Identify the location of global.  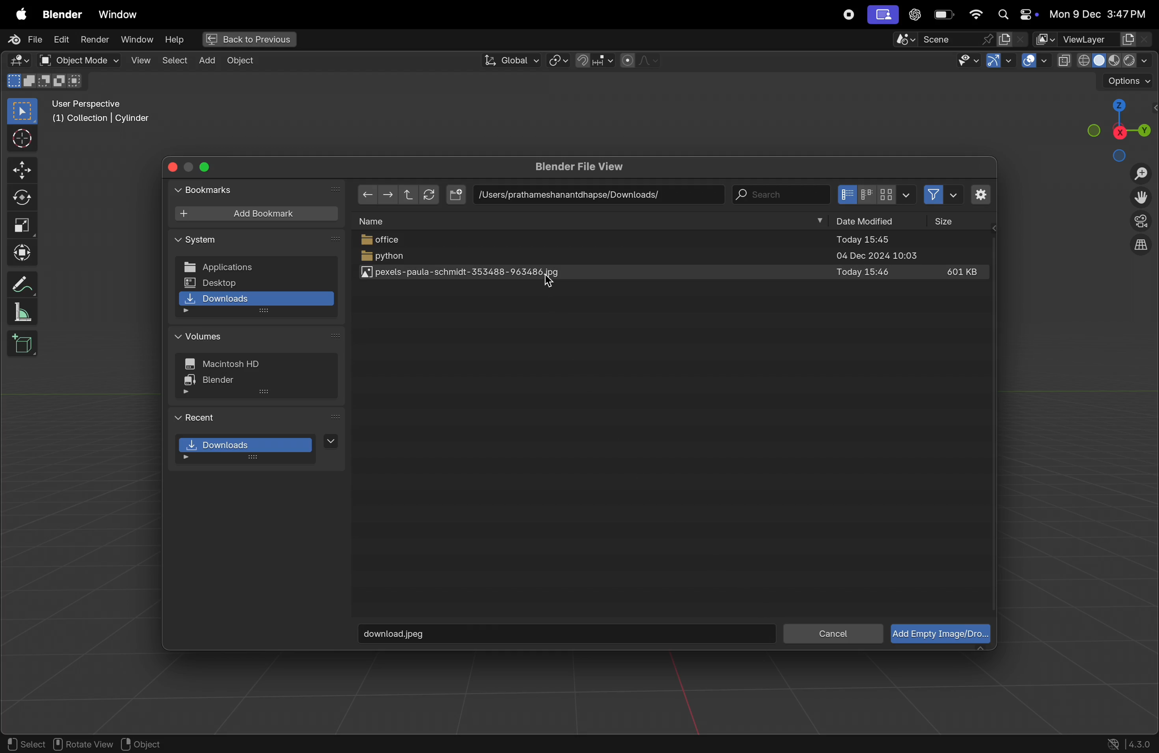
(510, 60).